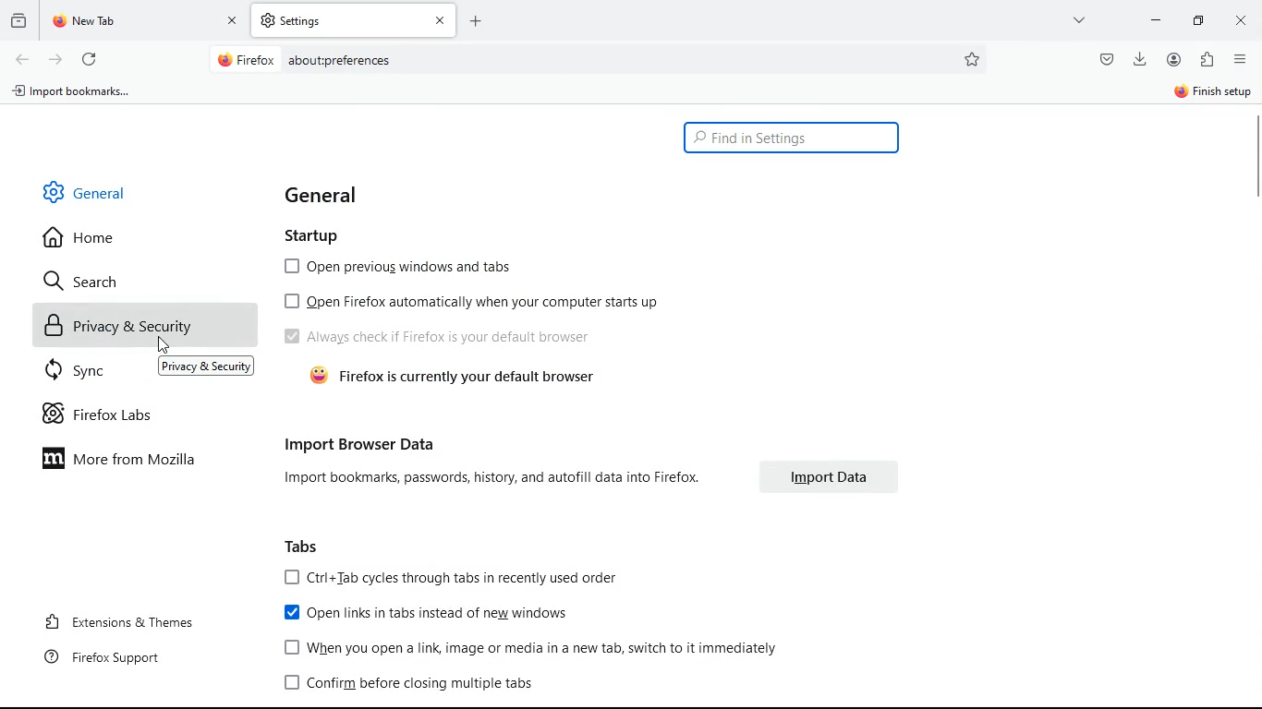 The width and height of the screenshot is (1262, 709). I want to click on close, so click(1244, 22).